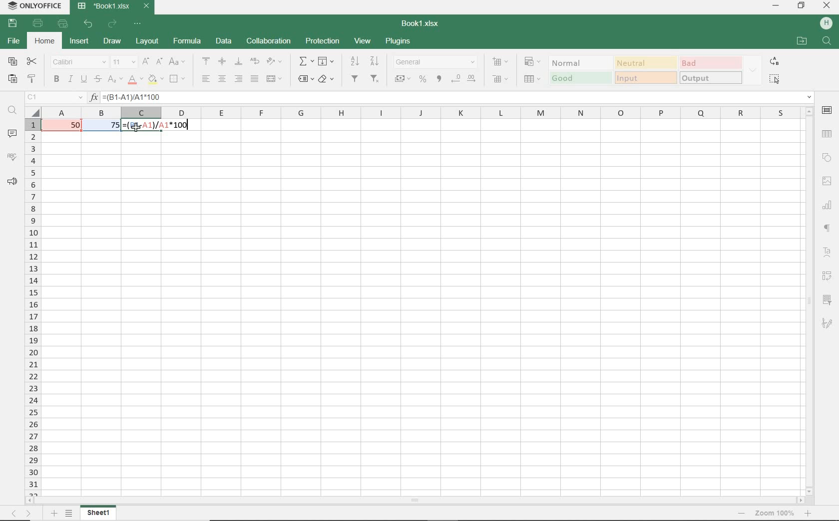  What do you see at coordinates (56, 80) in the screenshot?
I see `bold` at bounding box center [56, 80].